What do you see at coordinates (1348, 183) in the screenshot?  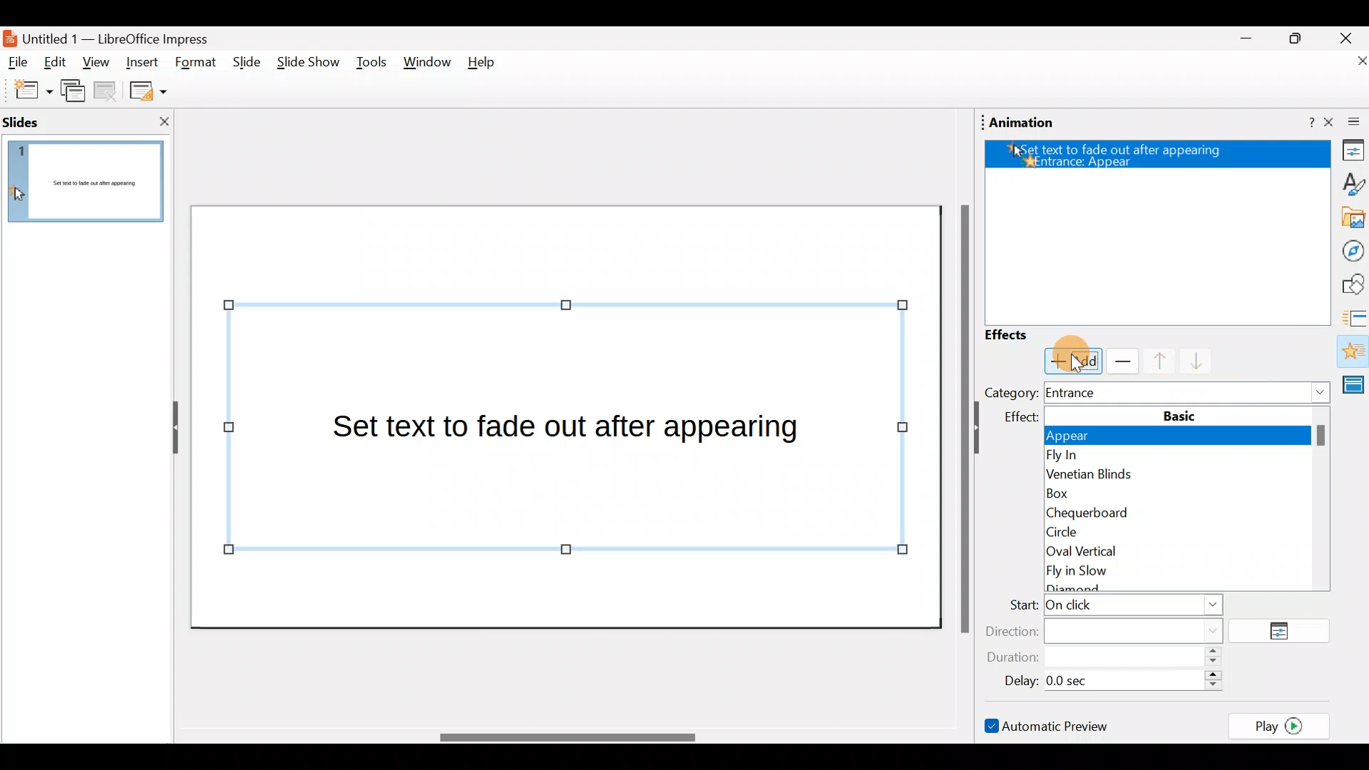 I see `Style` at bounding box center [1348, 183].